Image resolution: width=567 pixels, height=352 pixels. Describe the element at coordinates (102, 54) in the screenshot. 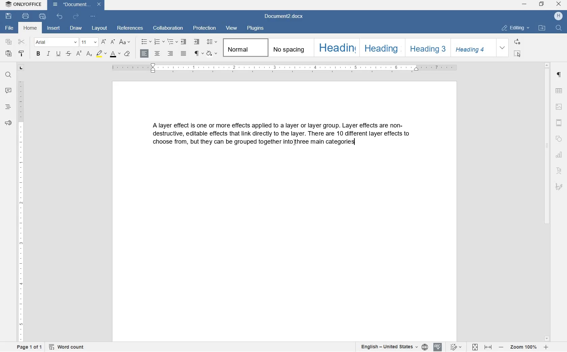

I see `highlight color` at that location.